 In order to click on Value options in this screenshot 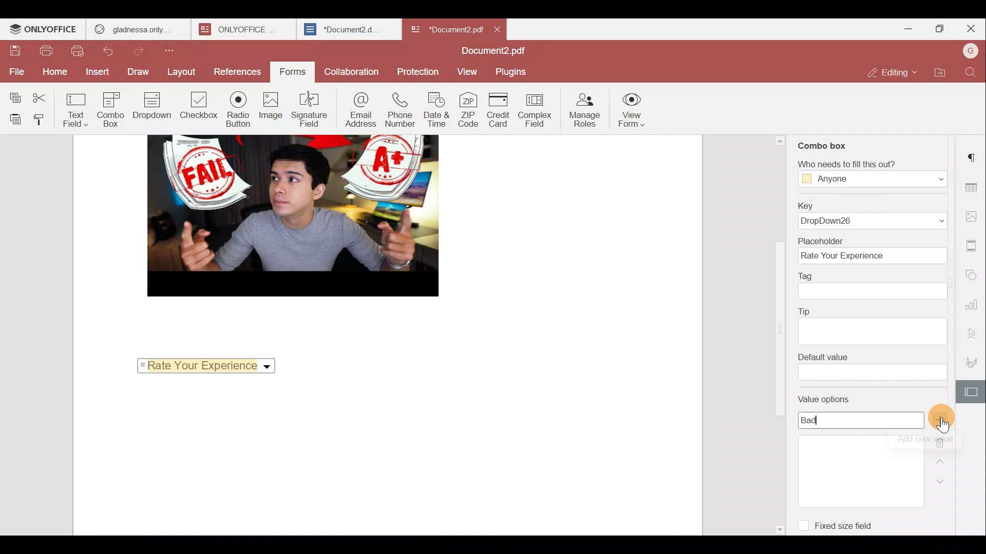, I will do `click(847, 444)`.